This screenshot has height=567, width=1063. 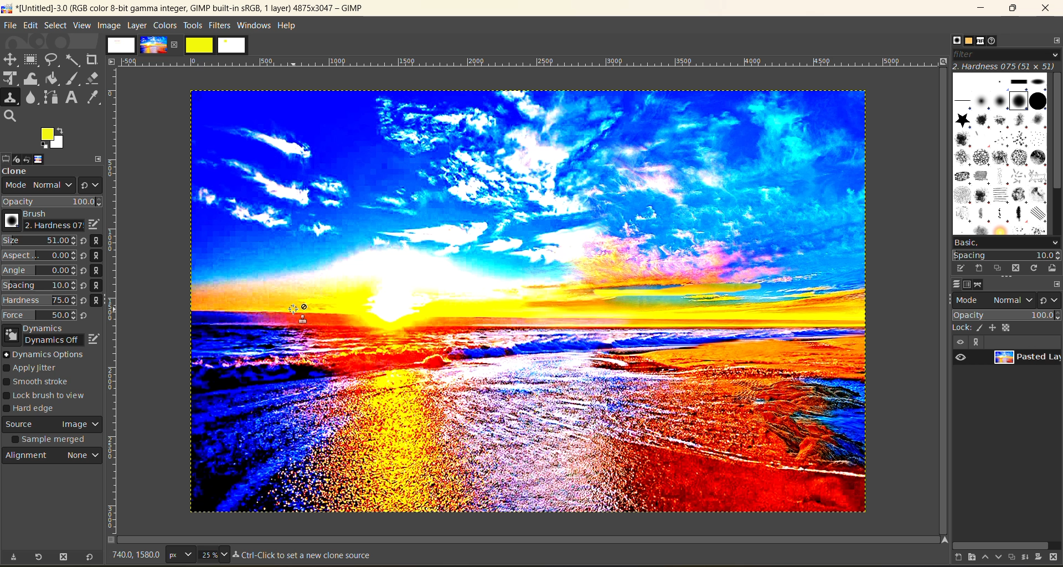 I want to click on hard edge, so click(x=34, y=410).